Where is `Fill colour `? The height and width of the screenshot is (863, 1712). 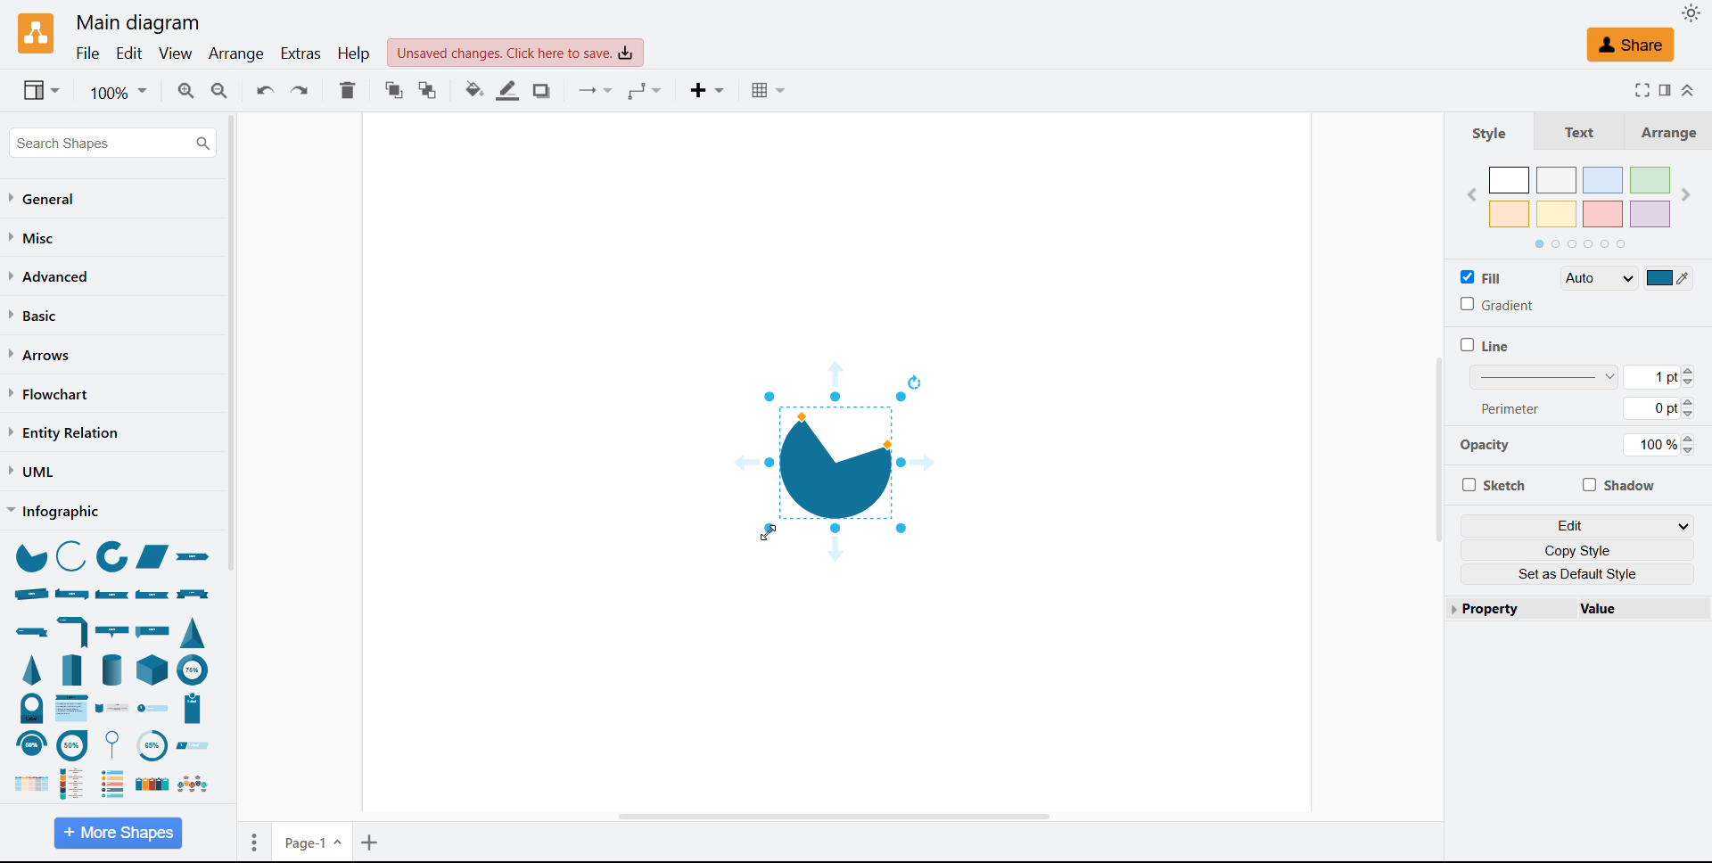 Fill colour  is located at coordinates (475, 90).